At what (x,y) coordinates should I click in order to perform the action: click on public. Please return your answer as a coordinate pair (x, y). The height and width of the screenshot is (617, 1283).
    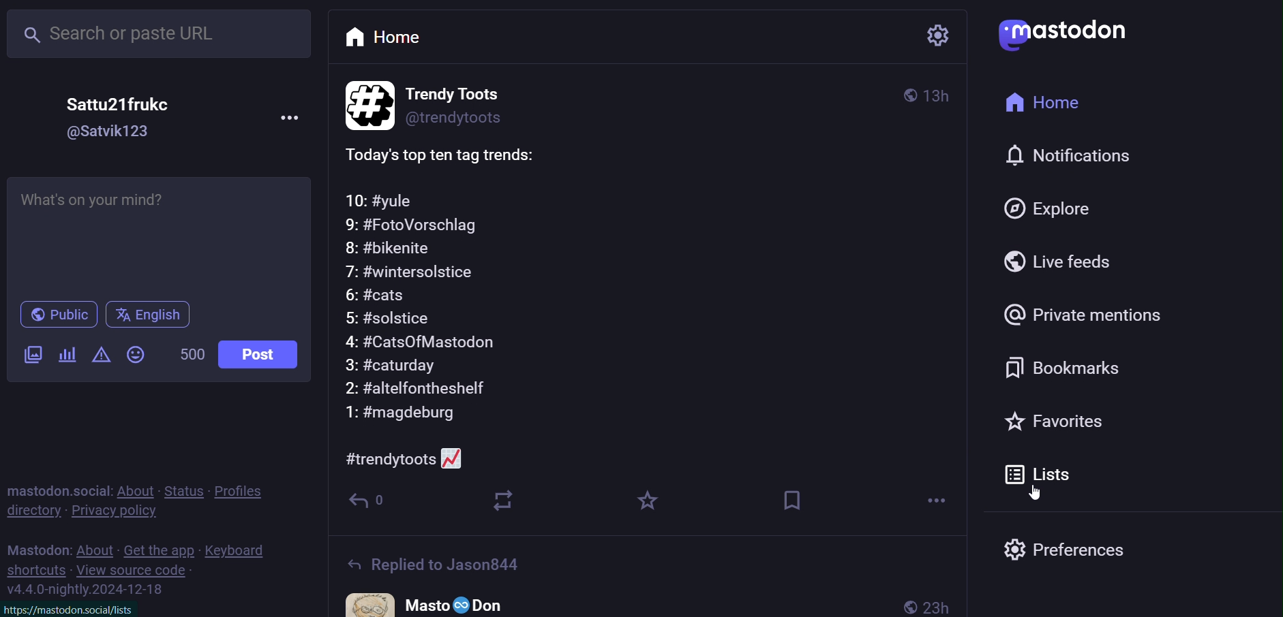
    Looking at the image, I should click on (57, 314).